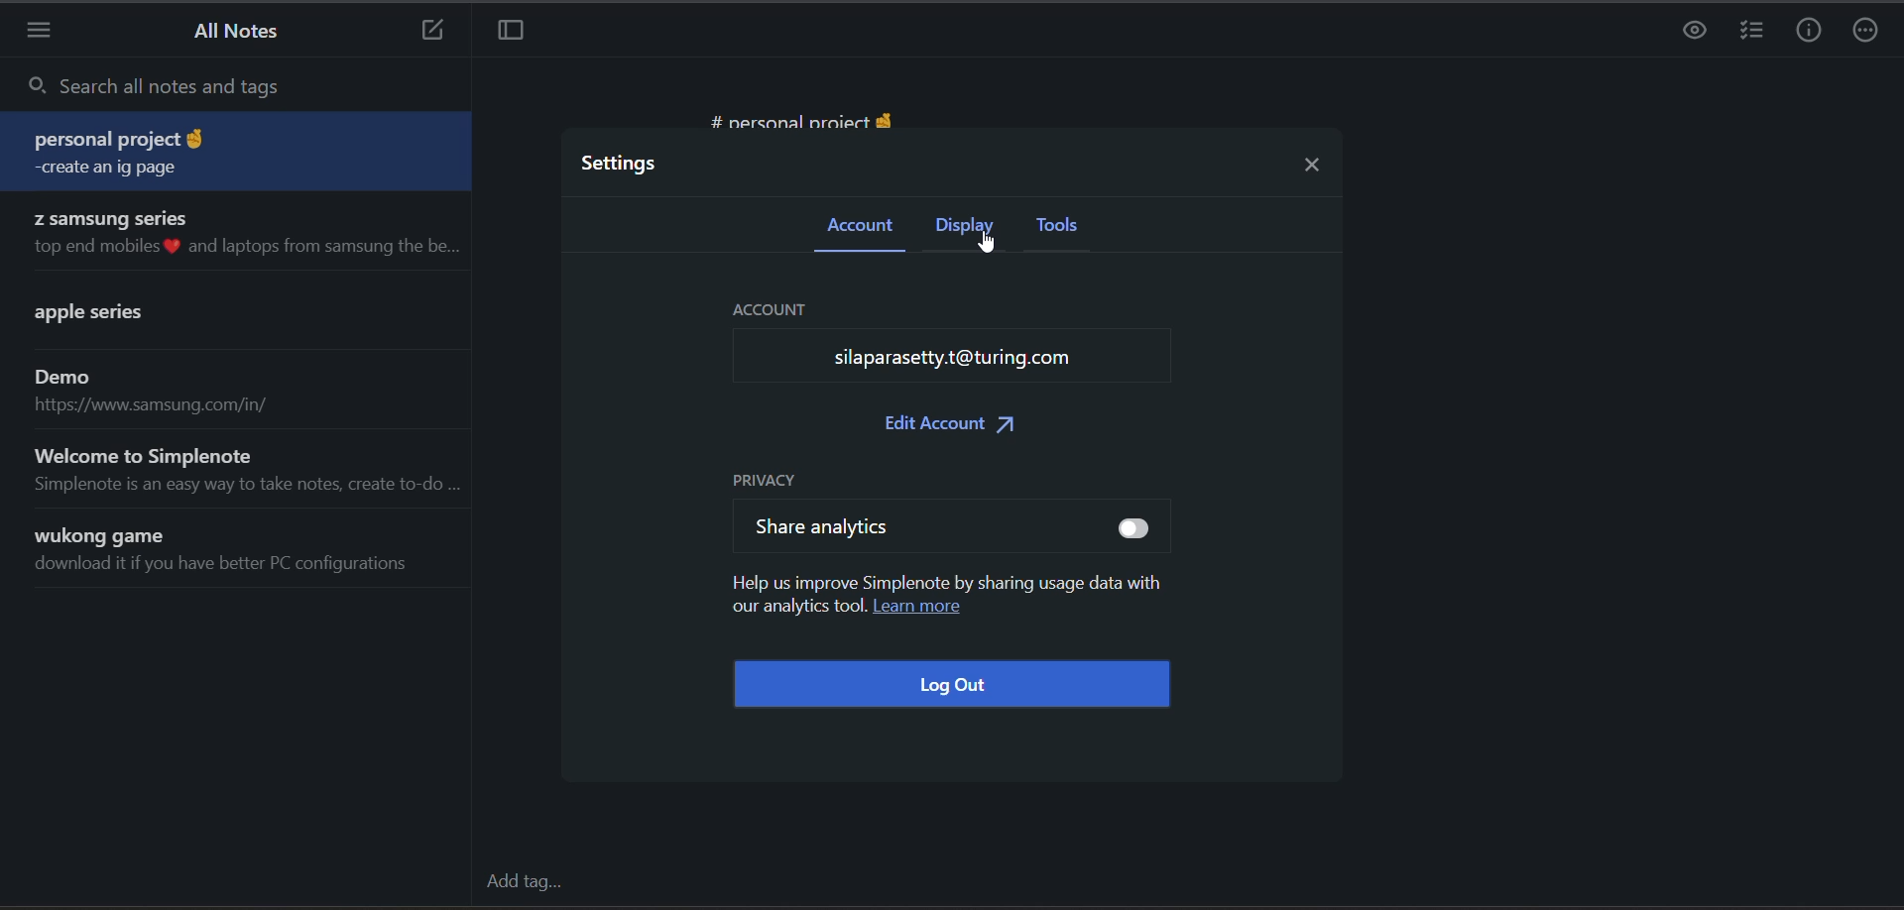 This screenshot has height=910, width=1904. What do you see at coordinates (428, 31) in the screenshot?
I see `new note` at bounding box center [428, 31].